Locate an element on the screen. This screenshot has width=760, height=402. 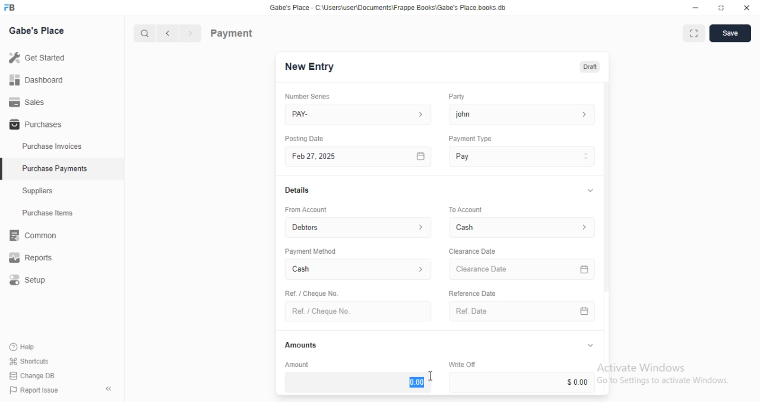
navigate forward is located at coordinates (191, 34).